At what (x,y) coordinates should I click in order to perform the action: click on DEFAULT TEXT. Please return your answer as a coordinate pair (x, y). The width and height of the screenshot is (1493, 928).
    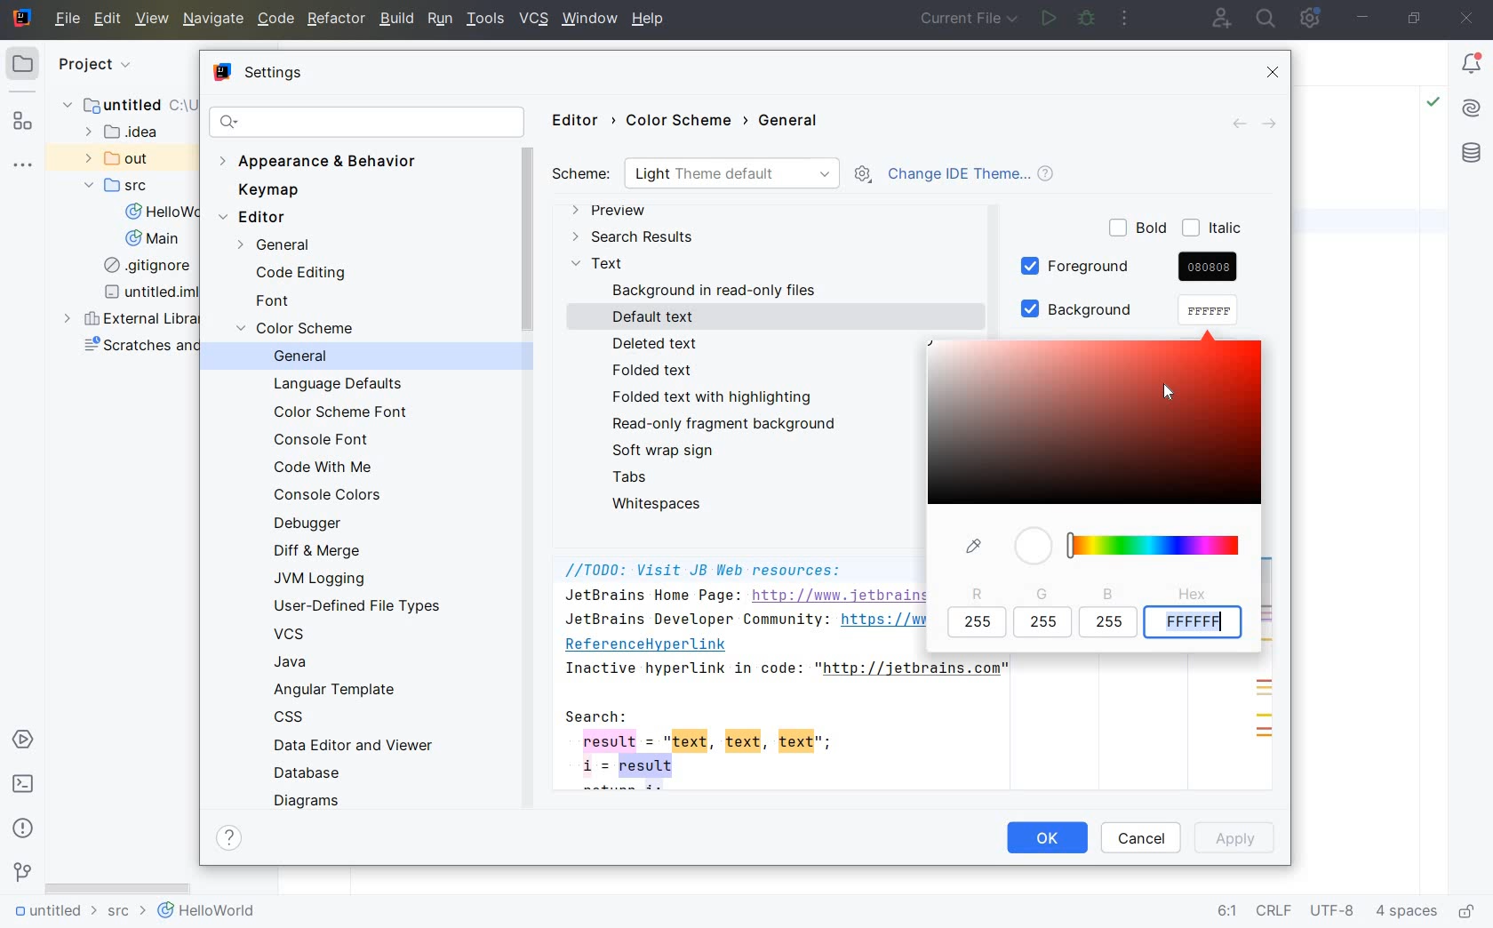
    Looking at the image, I should click on (657, 317).